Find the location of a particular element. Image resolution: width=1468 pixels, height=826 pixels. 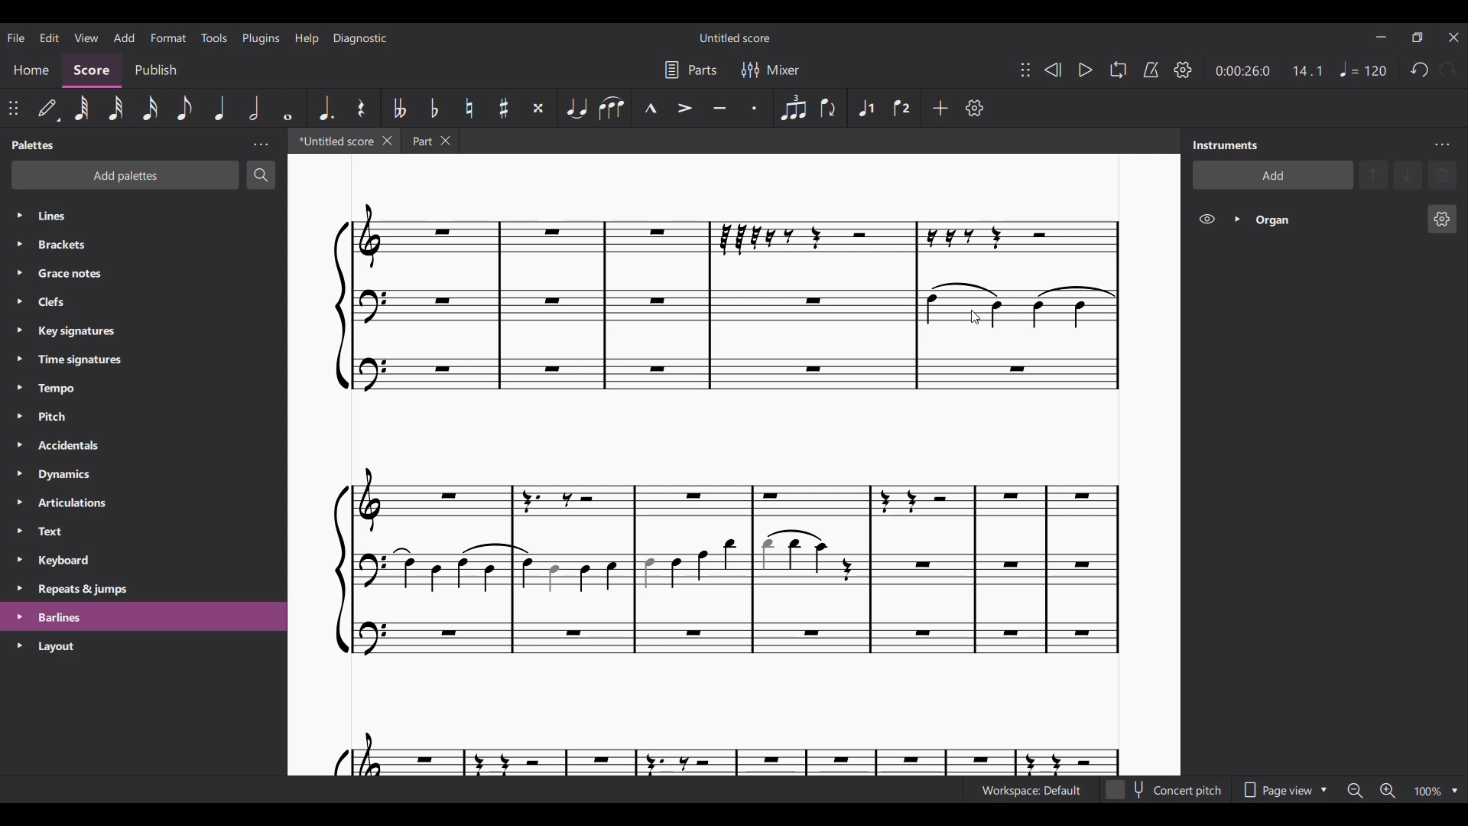

Toggle natural is located at coordinates (469, 108).